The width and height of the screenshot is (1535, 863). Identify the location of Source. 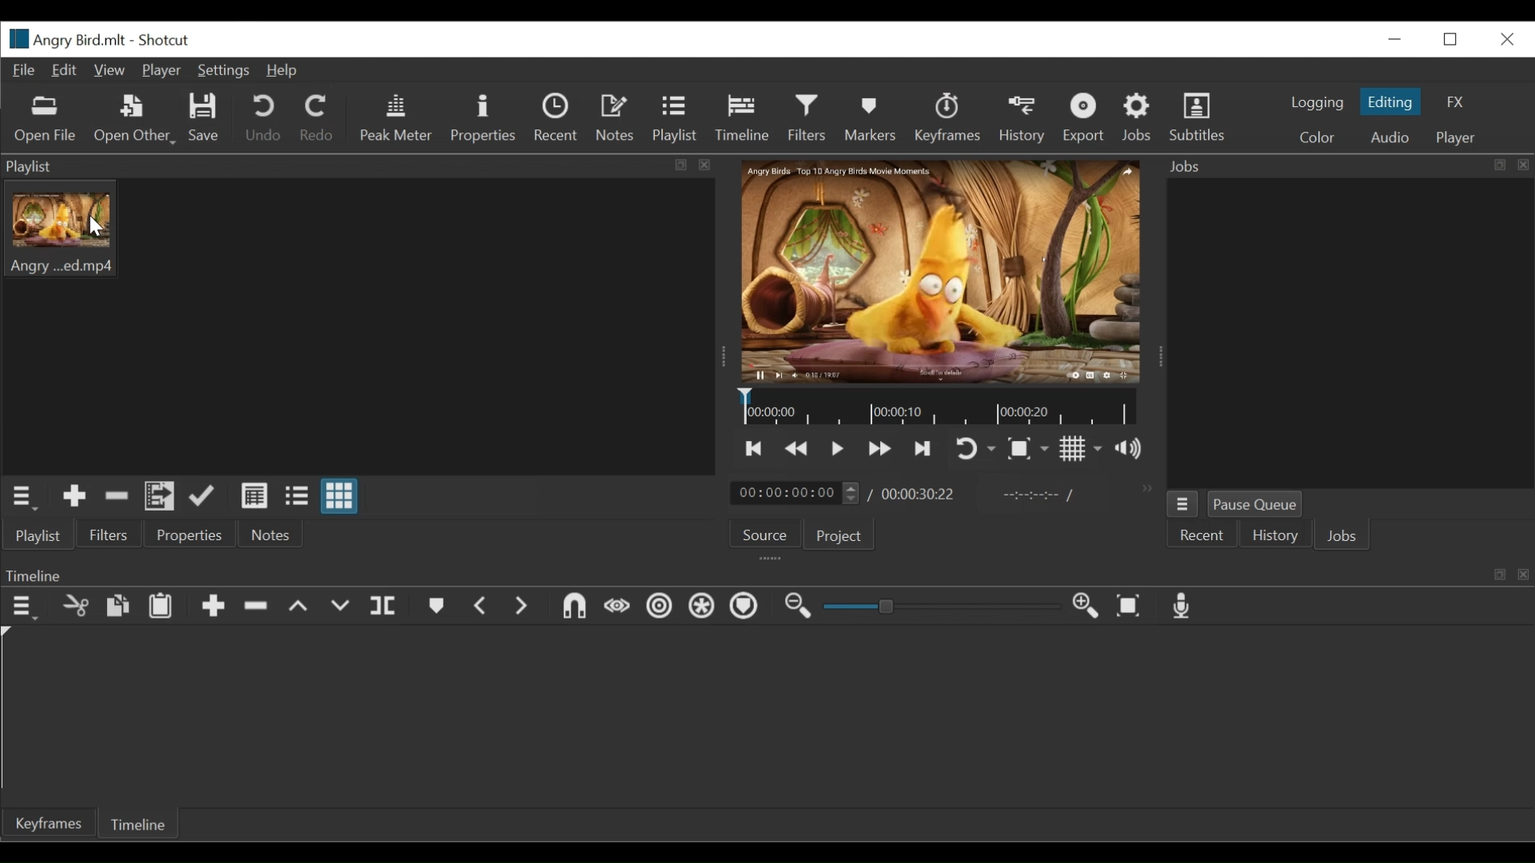
(760, 535).